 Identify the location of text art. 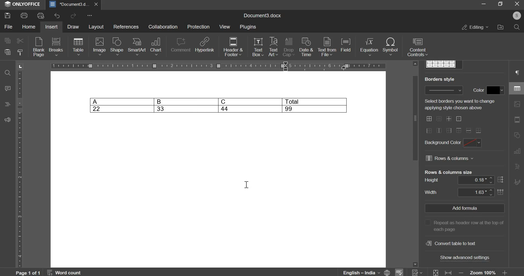
(273, 47).